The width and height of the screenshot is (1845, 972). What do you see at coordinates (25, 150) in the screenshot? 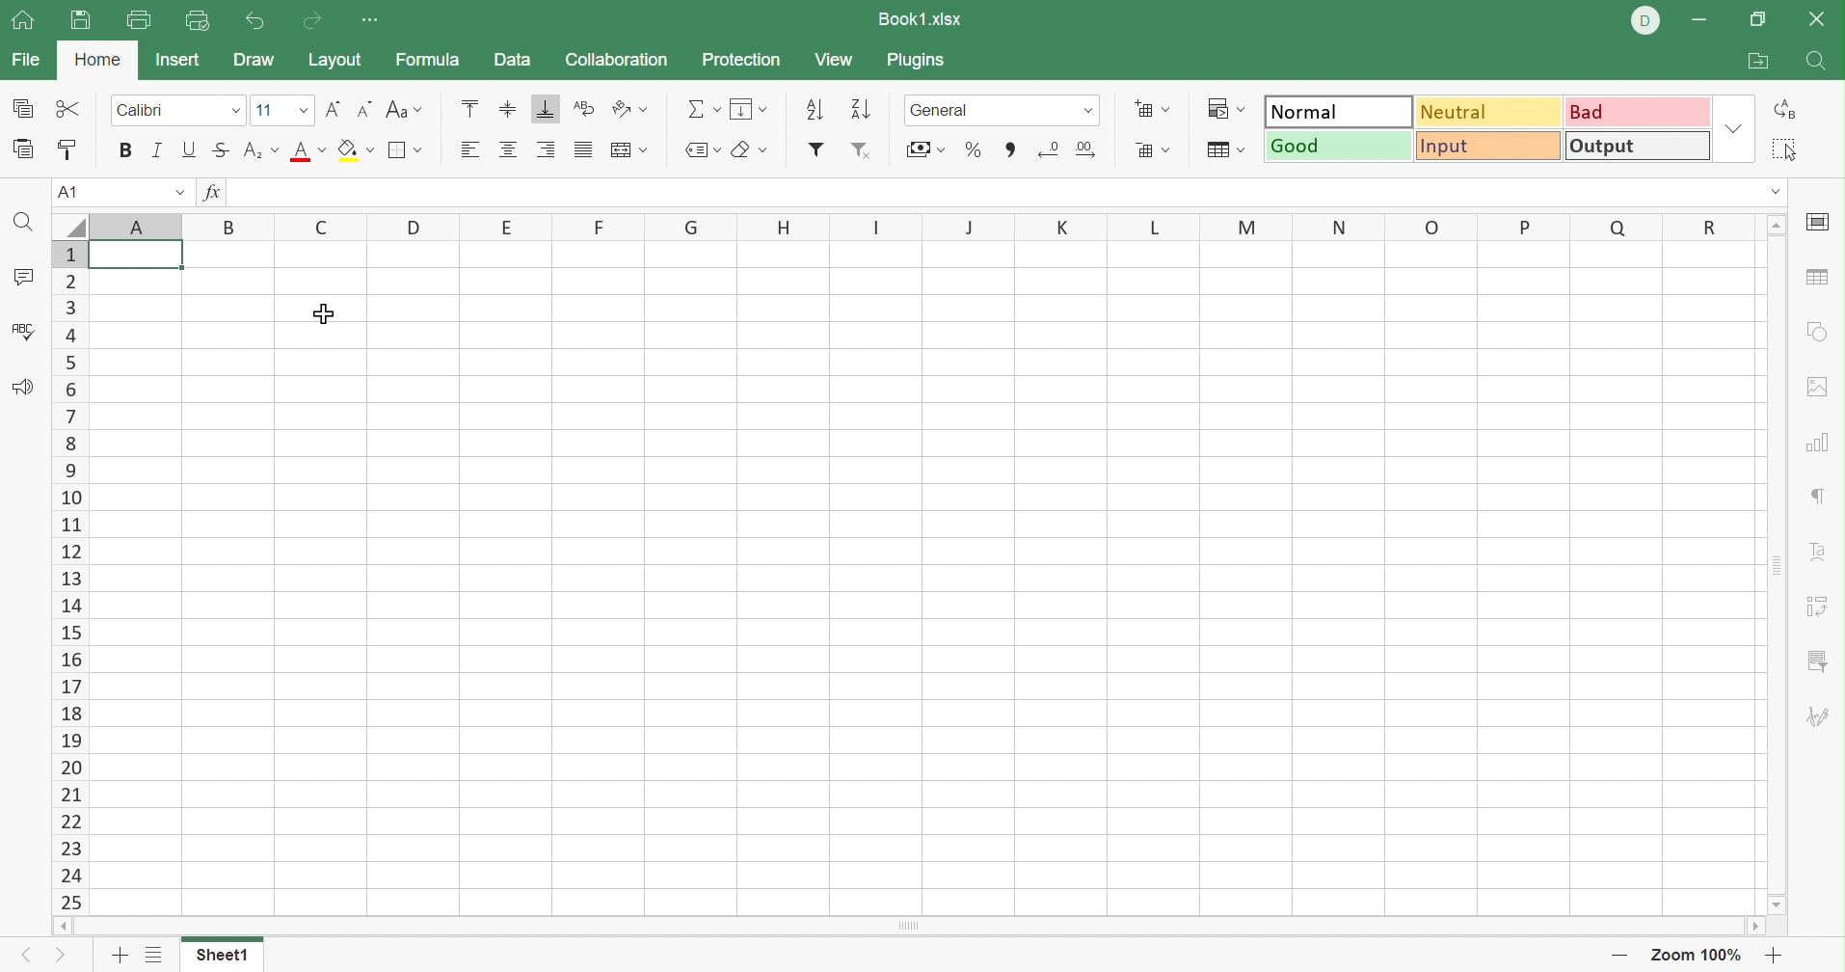
I see `Paste` at bounding box center [25, 150].